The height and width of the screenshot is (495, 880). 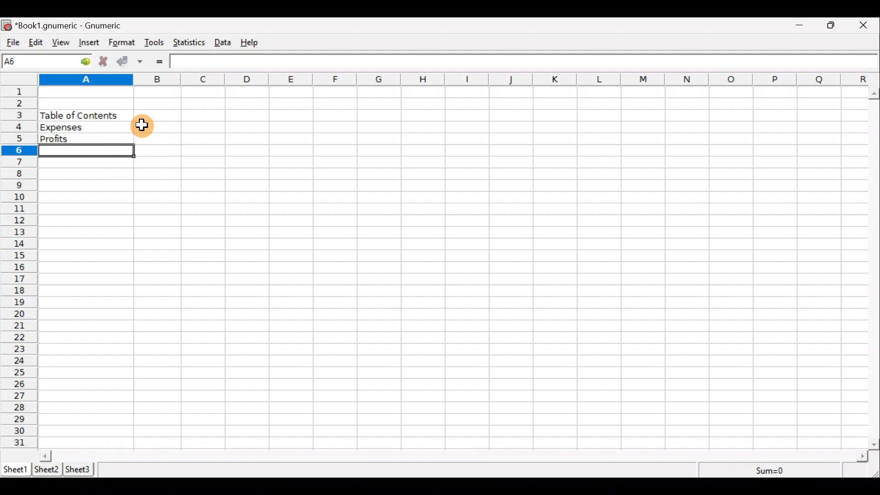 What do you see at coordinates (83, 128) in the screenshot?
I see `Expenses` at bounding box center [83, 128].